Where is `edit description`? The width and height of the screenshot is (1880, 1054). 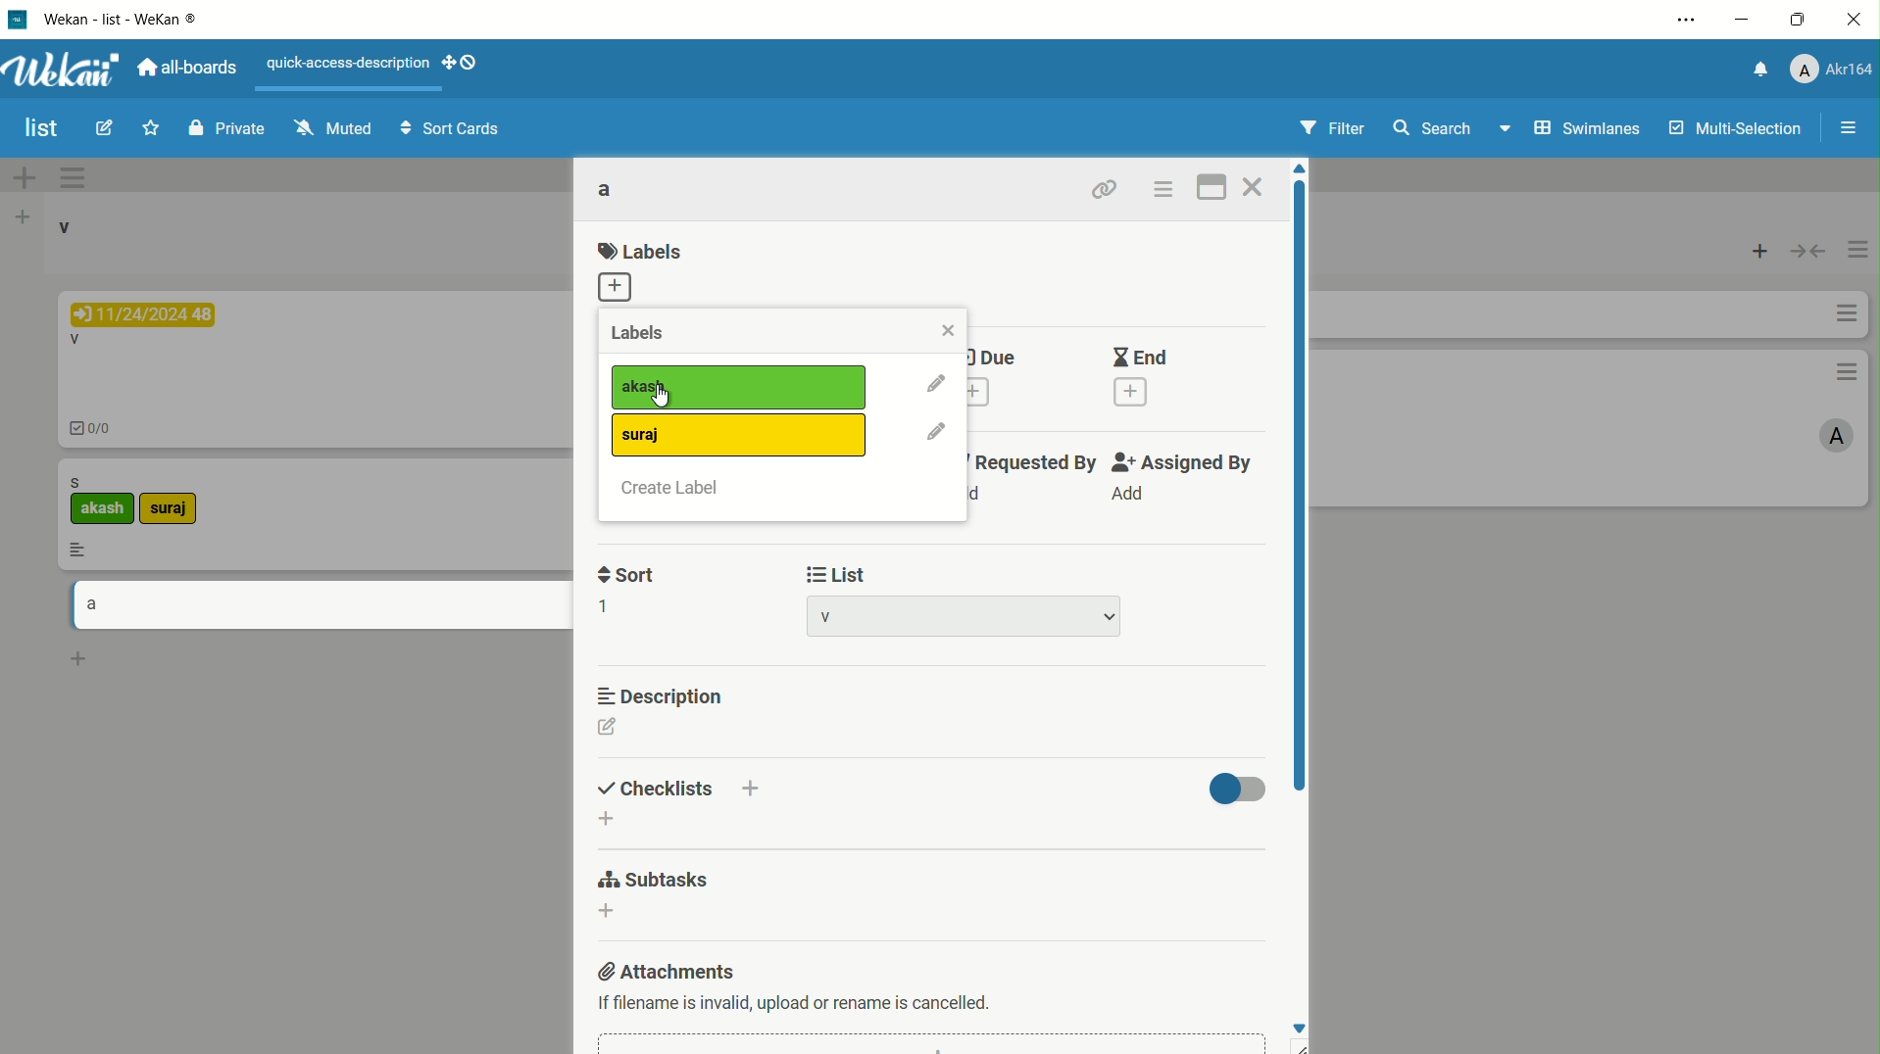
edit description is located at coordinates (608, 727).